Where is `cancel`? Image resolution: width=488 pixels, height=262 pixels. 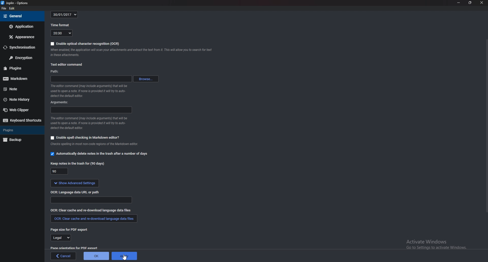
cancel is located at coordinates (63, 256).